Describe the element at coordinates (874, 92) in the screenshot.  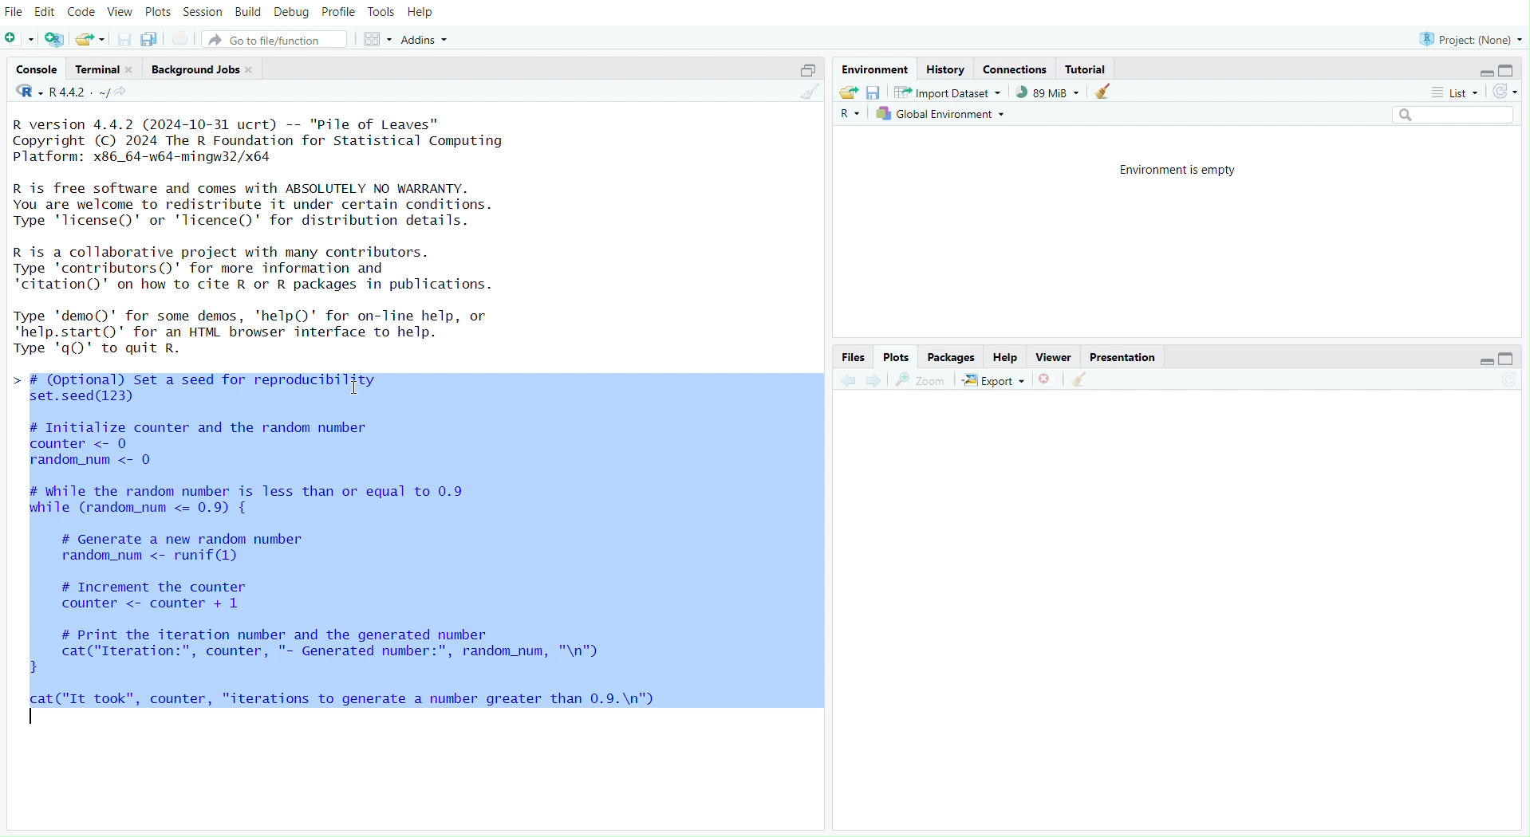
I see `Save workspace as` at that location.